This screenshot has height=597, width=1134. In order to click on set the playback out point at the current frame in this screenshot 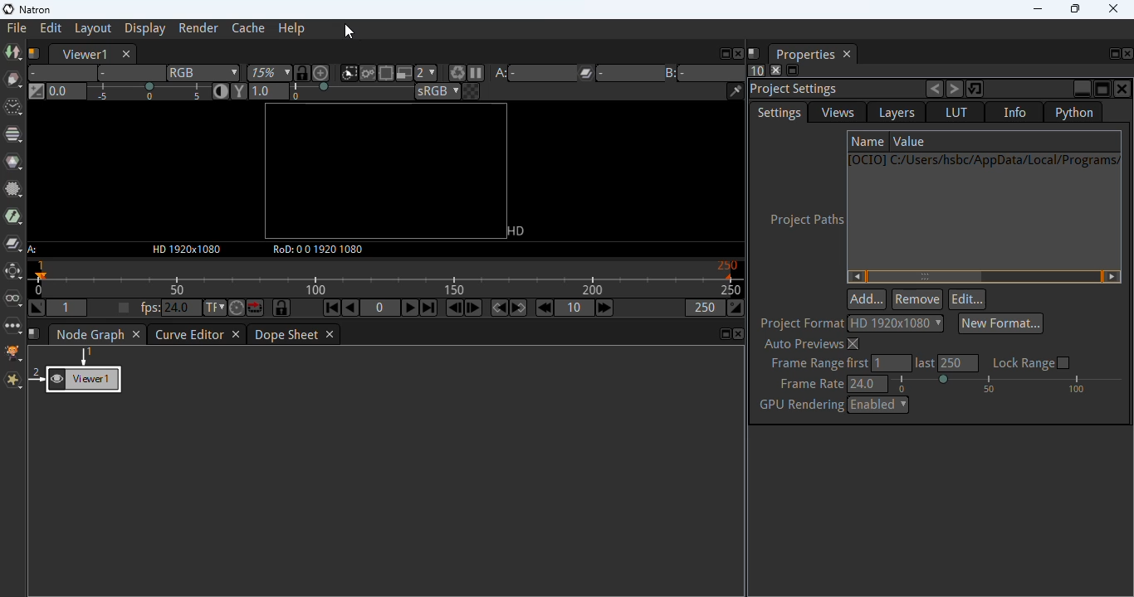, I will do `click(737, 308)`.